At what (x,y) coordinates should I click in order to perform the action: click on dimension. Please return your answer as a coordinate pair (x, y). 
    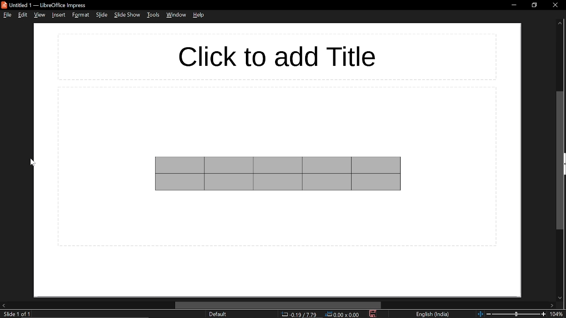
    Looking at the image, I should click on (344, 314).